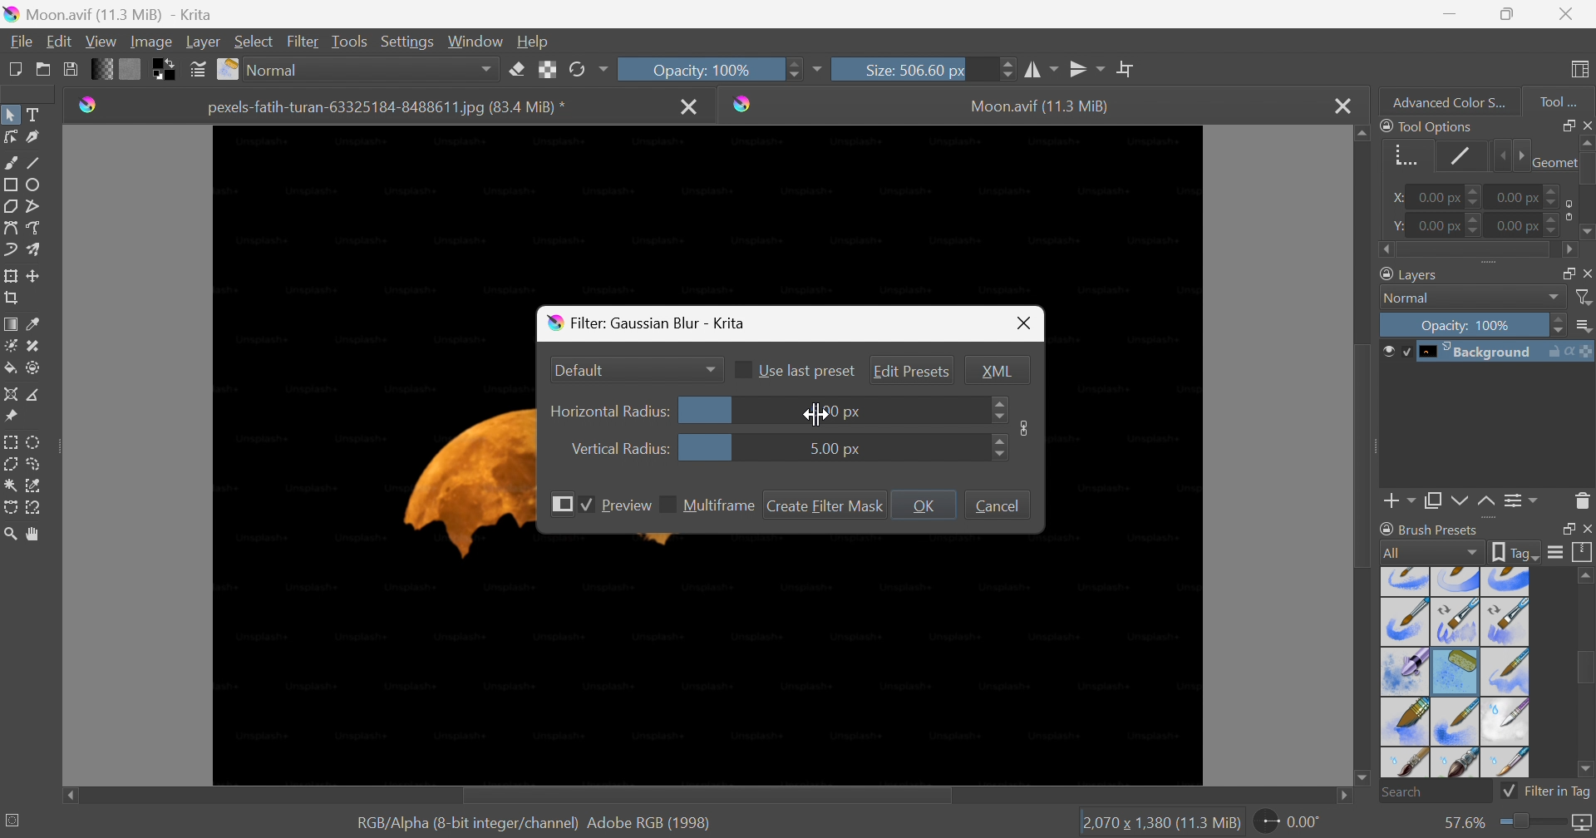  I want to click on OK, so click(922, 505).